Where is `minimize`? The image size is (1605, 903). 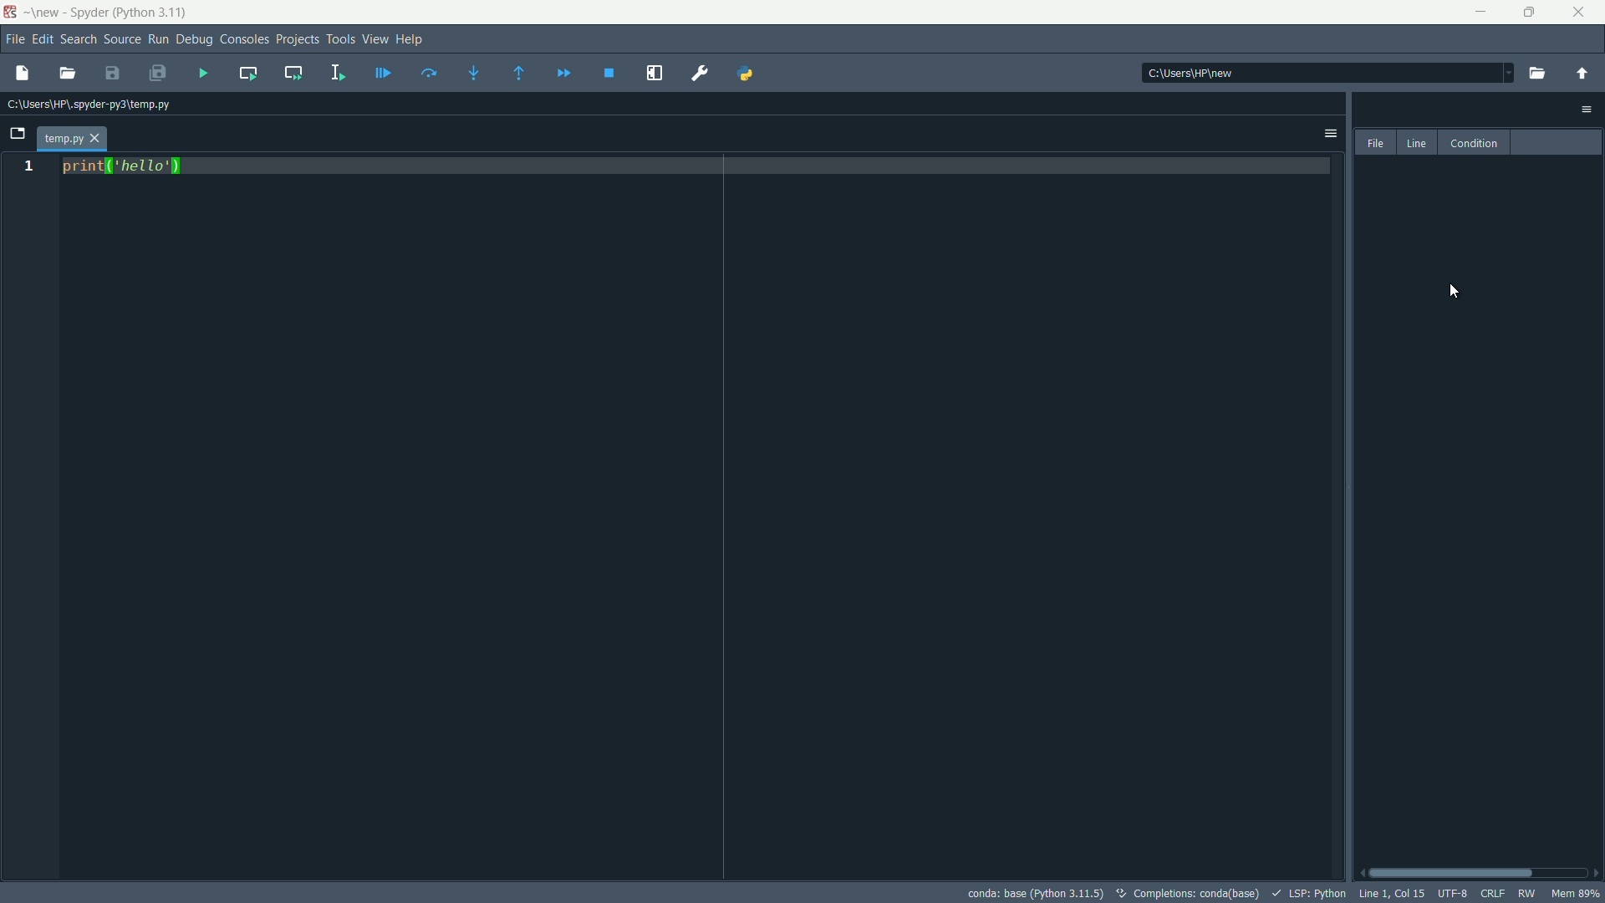 minimize is located at coordinates (1483, 13).